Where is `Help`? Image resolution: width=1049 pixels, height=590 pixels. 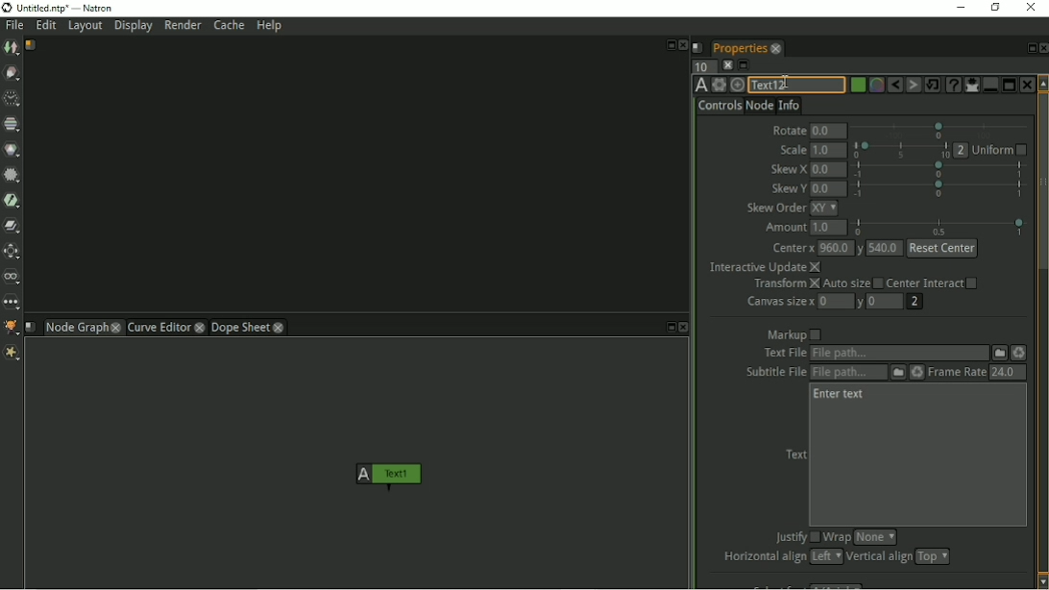 Help is located at coordinates (271, 27).